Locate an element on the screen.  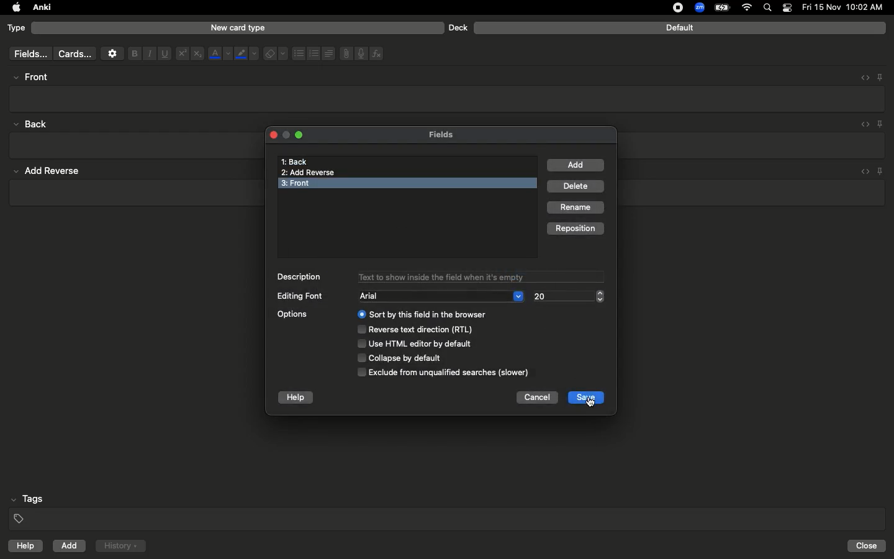
Maximize is located at coordinates (300, 137).